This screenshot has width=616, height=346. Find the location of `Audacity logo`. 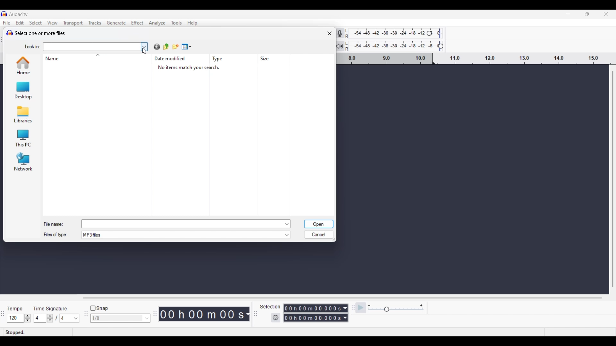

Audacity logo is located at coordinates (8, 32).